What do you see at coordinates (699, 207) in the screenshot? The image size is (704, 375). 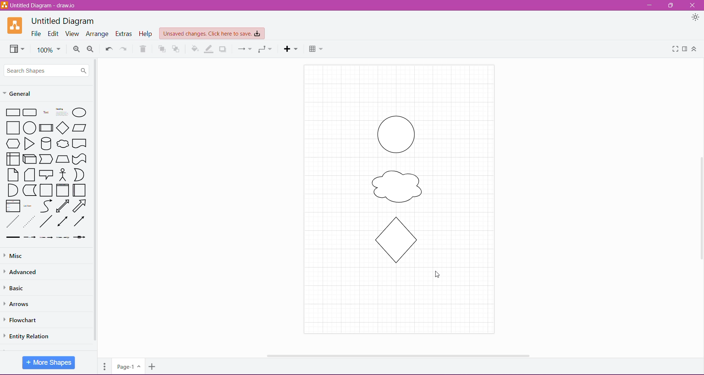 I see `Vertical Scroll Bar` at bounding box center [699, 207].